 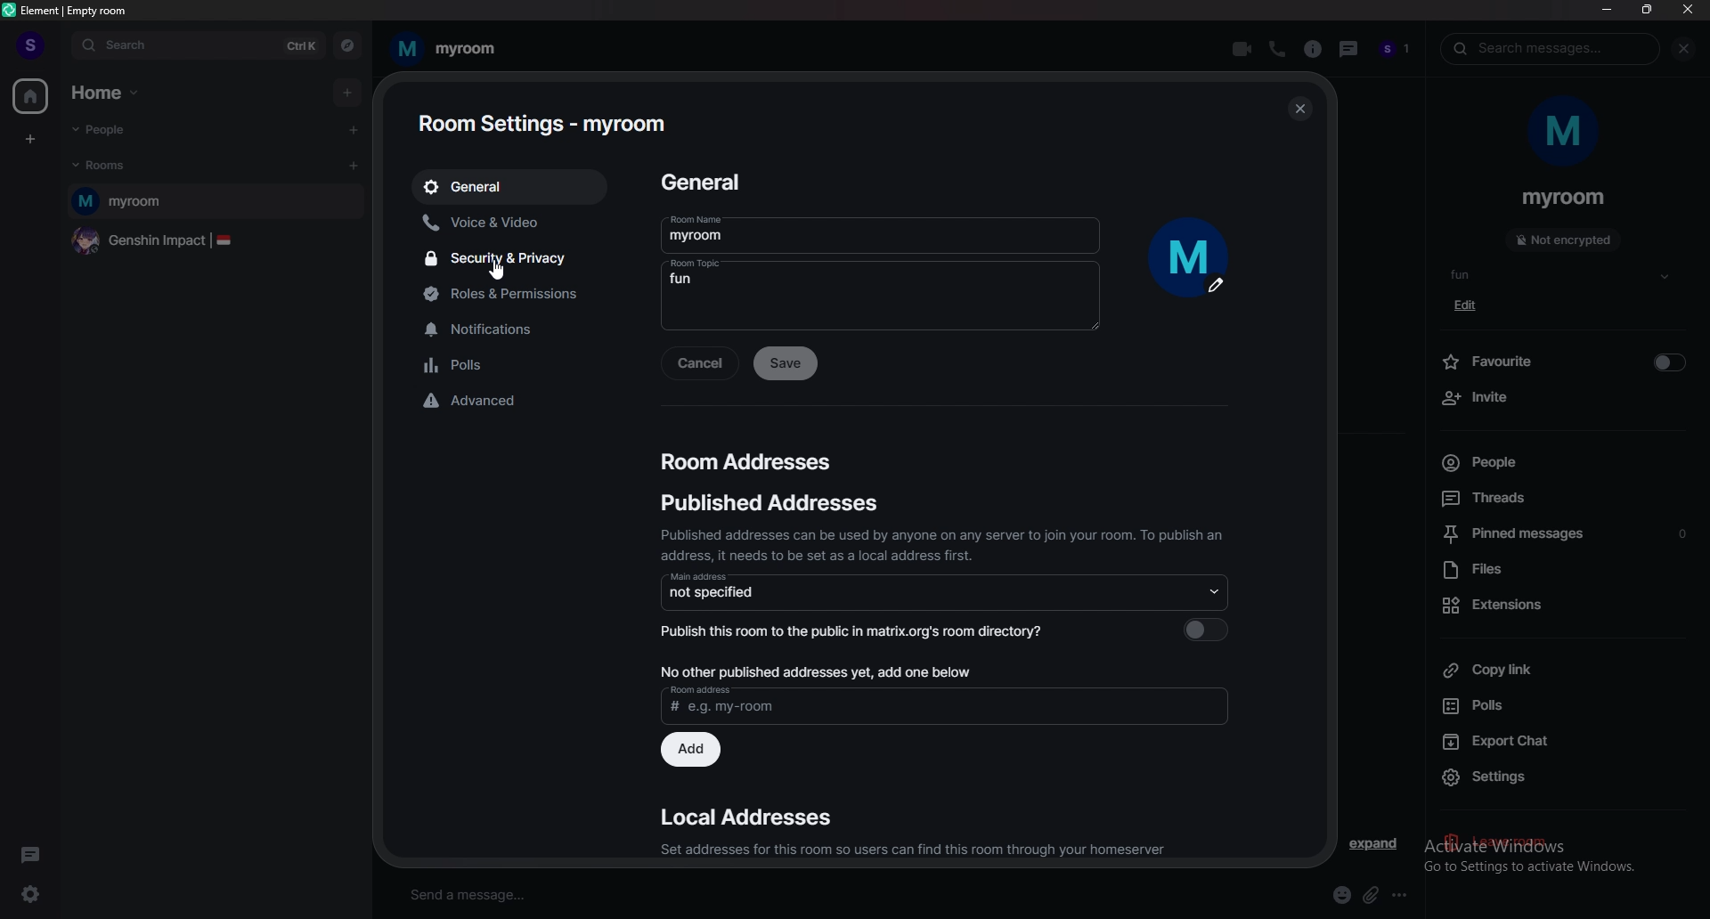 What do you see at coordinates (786, 364) in the screenshot?
I see `save` at bounding box center [786, 364].